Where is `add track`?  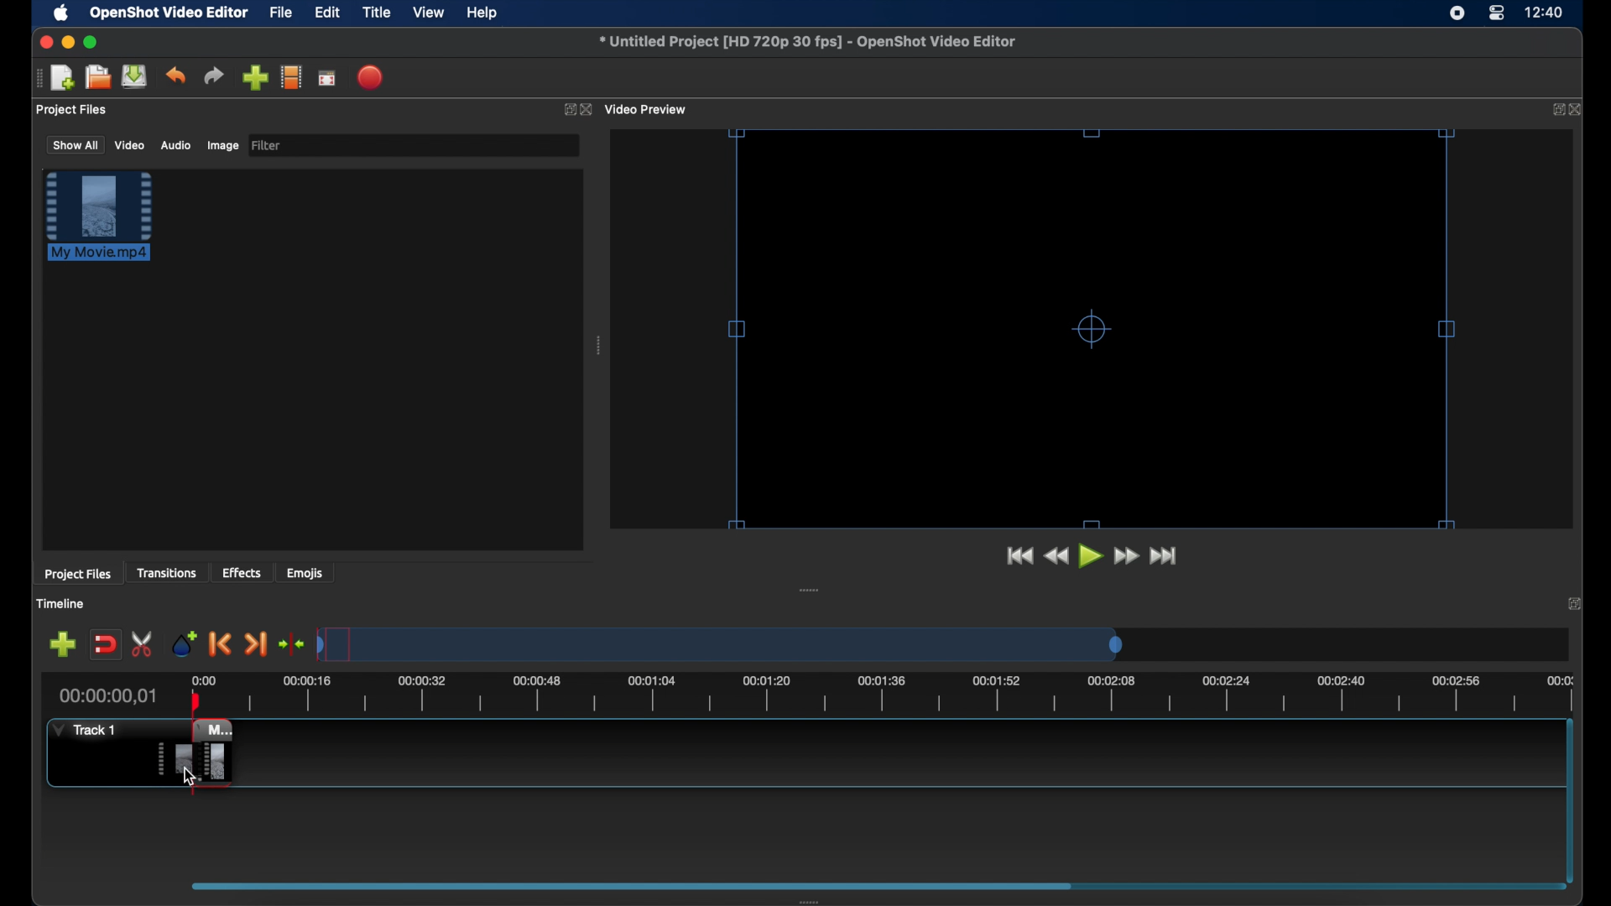 add track is located at coordinates (62, 645).